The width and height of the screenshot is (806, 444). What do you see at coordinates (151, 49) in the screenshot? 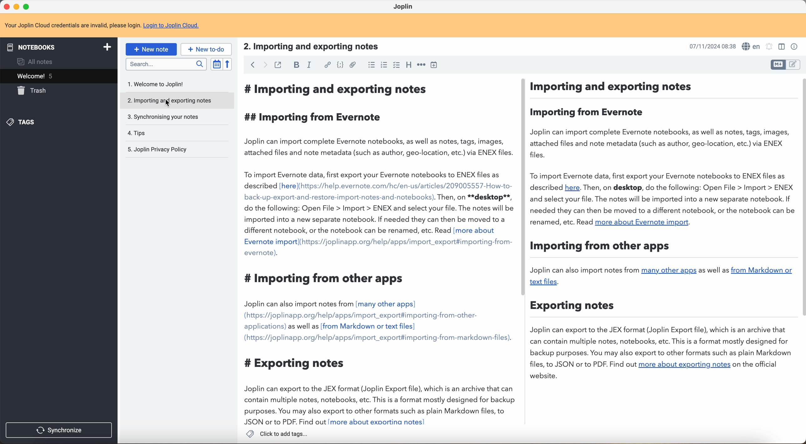
I see `new note` at bounding box center [151, 49].